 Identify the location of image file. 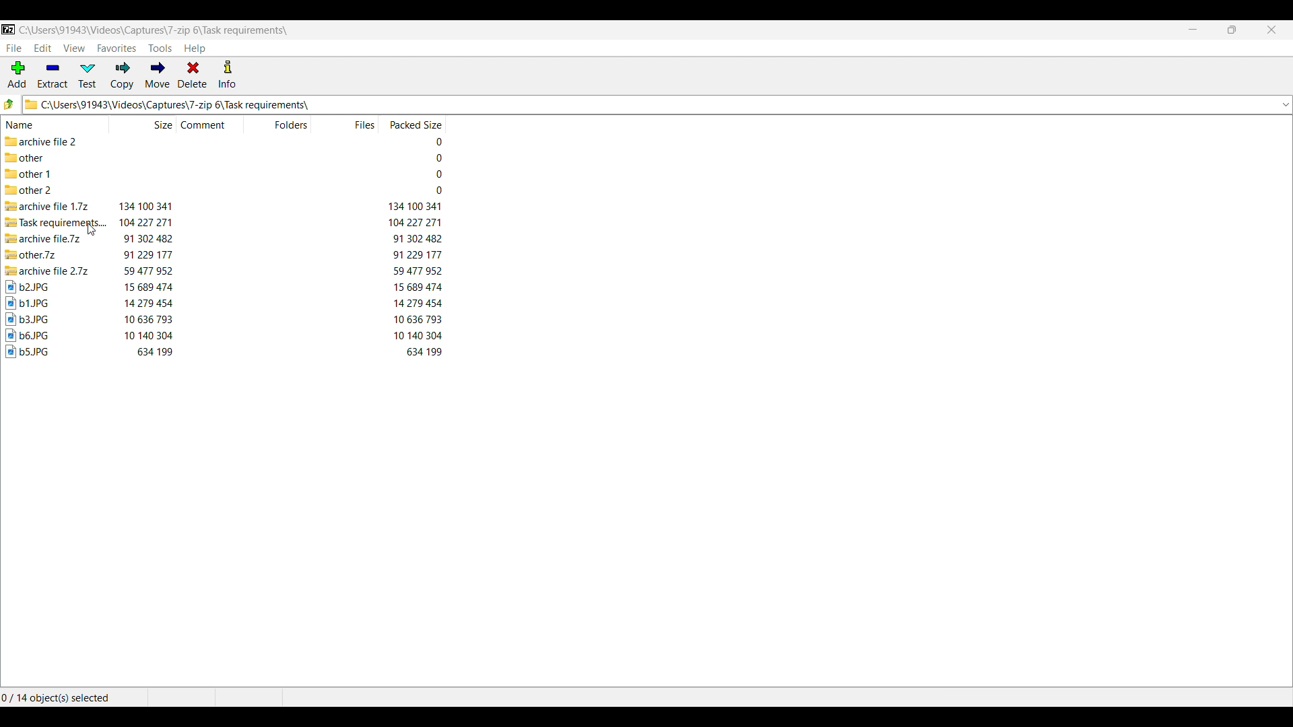
(31, 302).